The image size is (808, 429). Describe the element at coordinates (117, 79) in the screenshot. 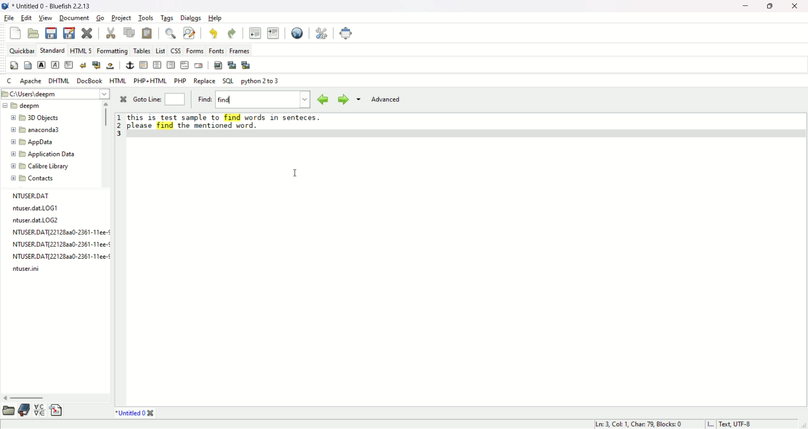

I see `HTML` at that location.